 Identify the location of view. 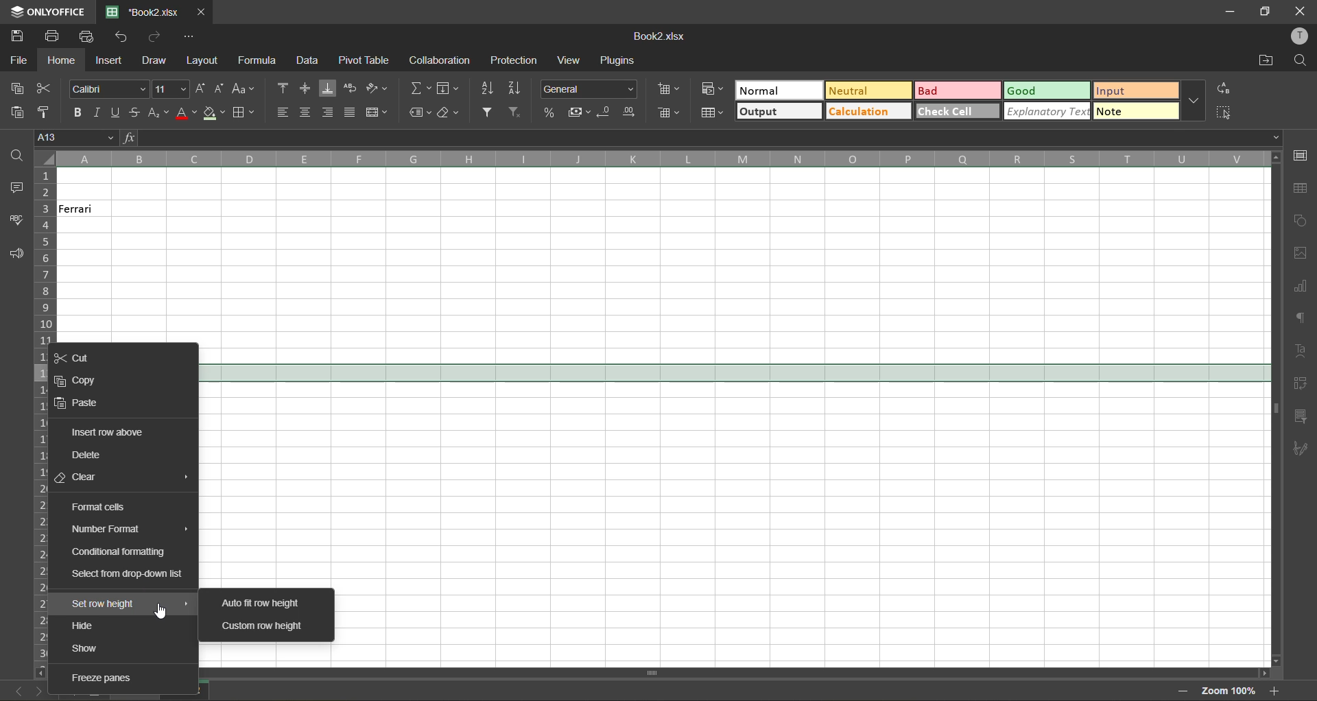
(568, 59).